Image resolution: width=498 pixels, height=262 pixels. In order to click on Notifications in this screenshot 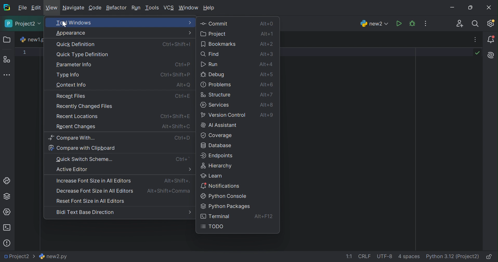, I will do `click(492, 39)`.